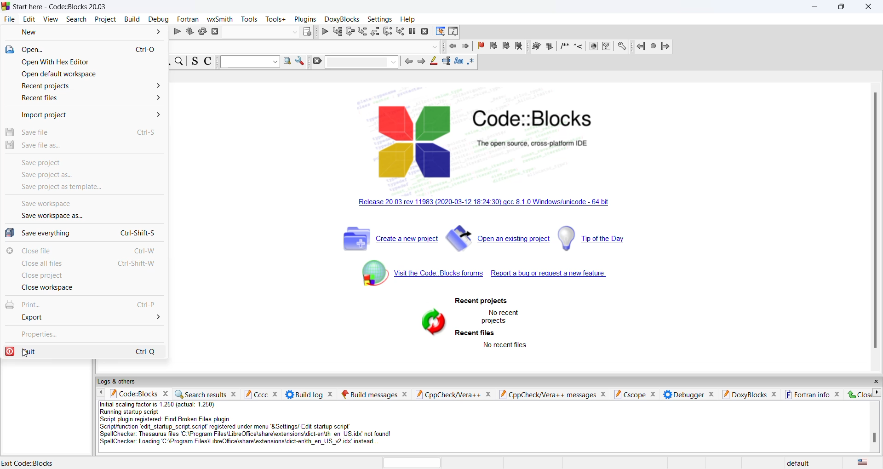 Image resolution: width=883 pixels, height=469 pixels. I want to click on file icon, so click(10, 51).